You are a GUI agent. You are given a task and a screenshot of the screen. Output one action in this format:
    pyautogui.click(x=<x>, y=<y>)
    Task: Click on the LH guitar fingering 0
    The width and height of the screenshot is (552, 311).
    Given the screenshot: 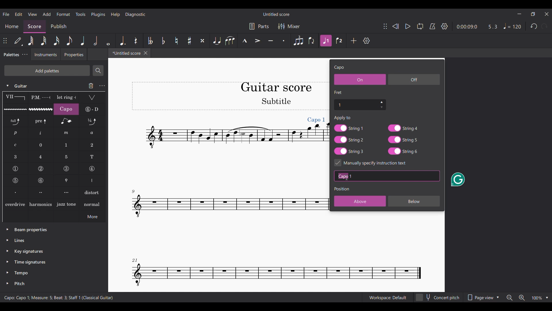 What is the action you would take?
    pyautogui.click(x=41, y=145)
    